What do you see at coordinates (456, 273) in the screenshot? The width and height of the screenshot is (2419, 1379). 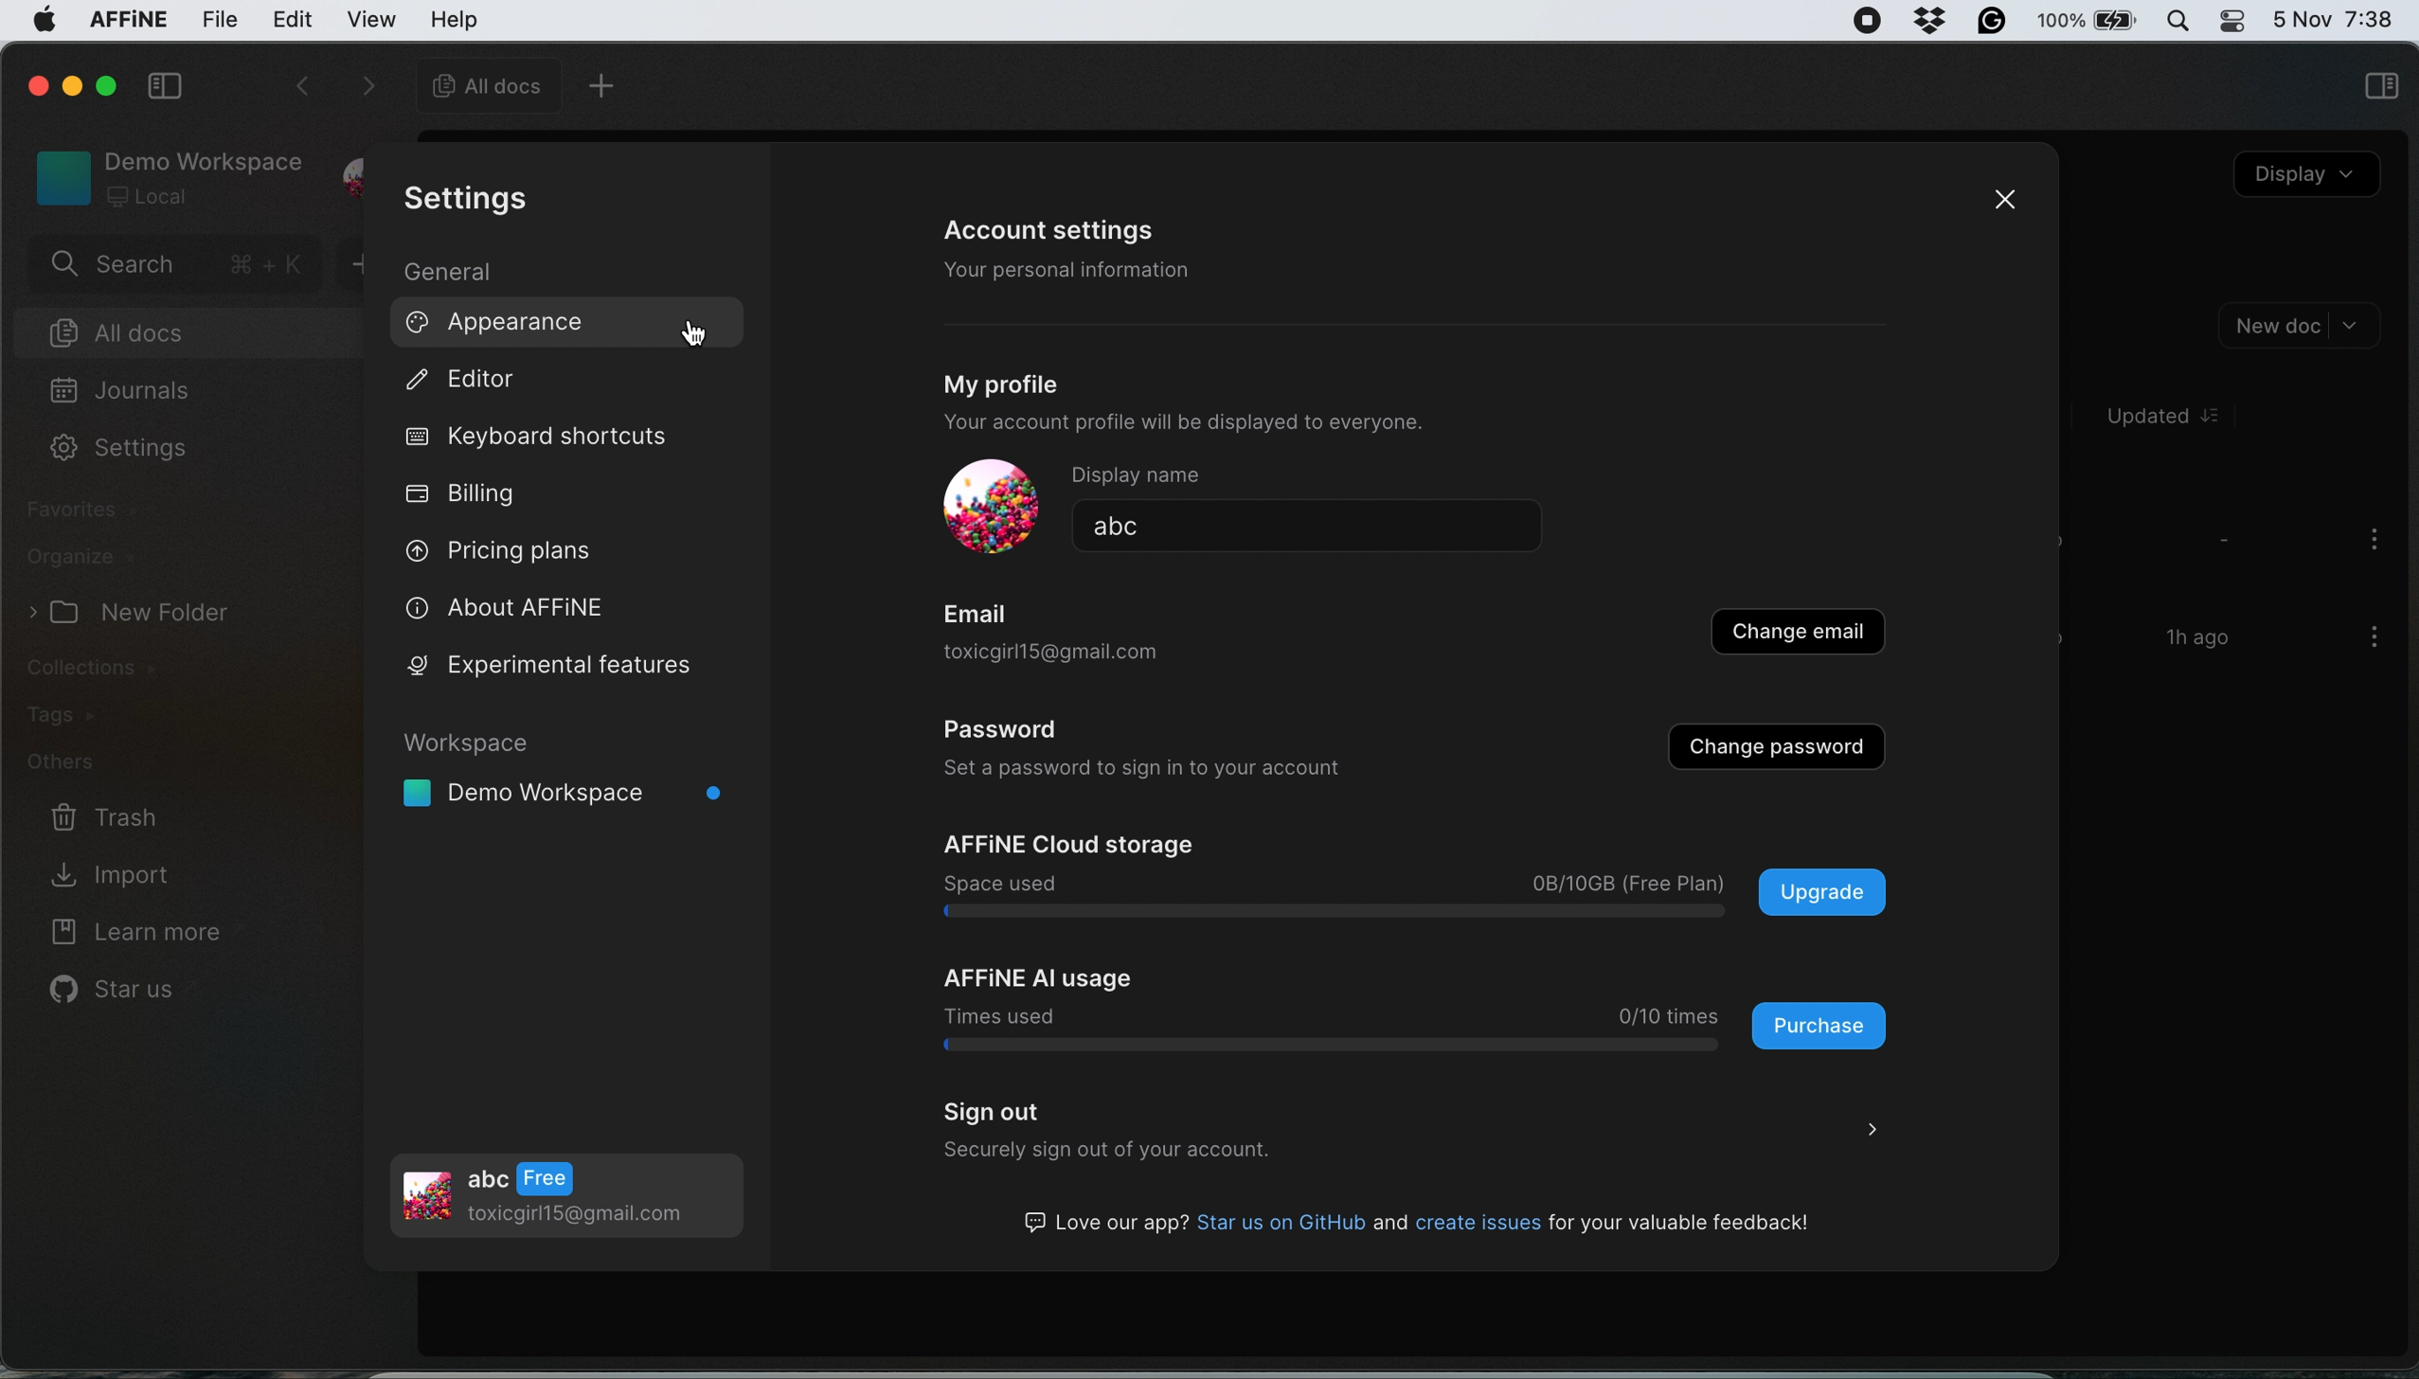 I see `general` at bounding box center [456, 273].